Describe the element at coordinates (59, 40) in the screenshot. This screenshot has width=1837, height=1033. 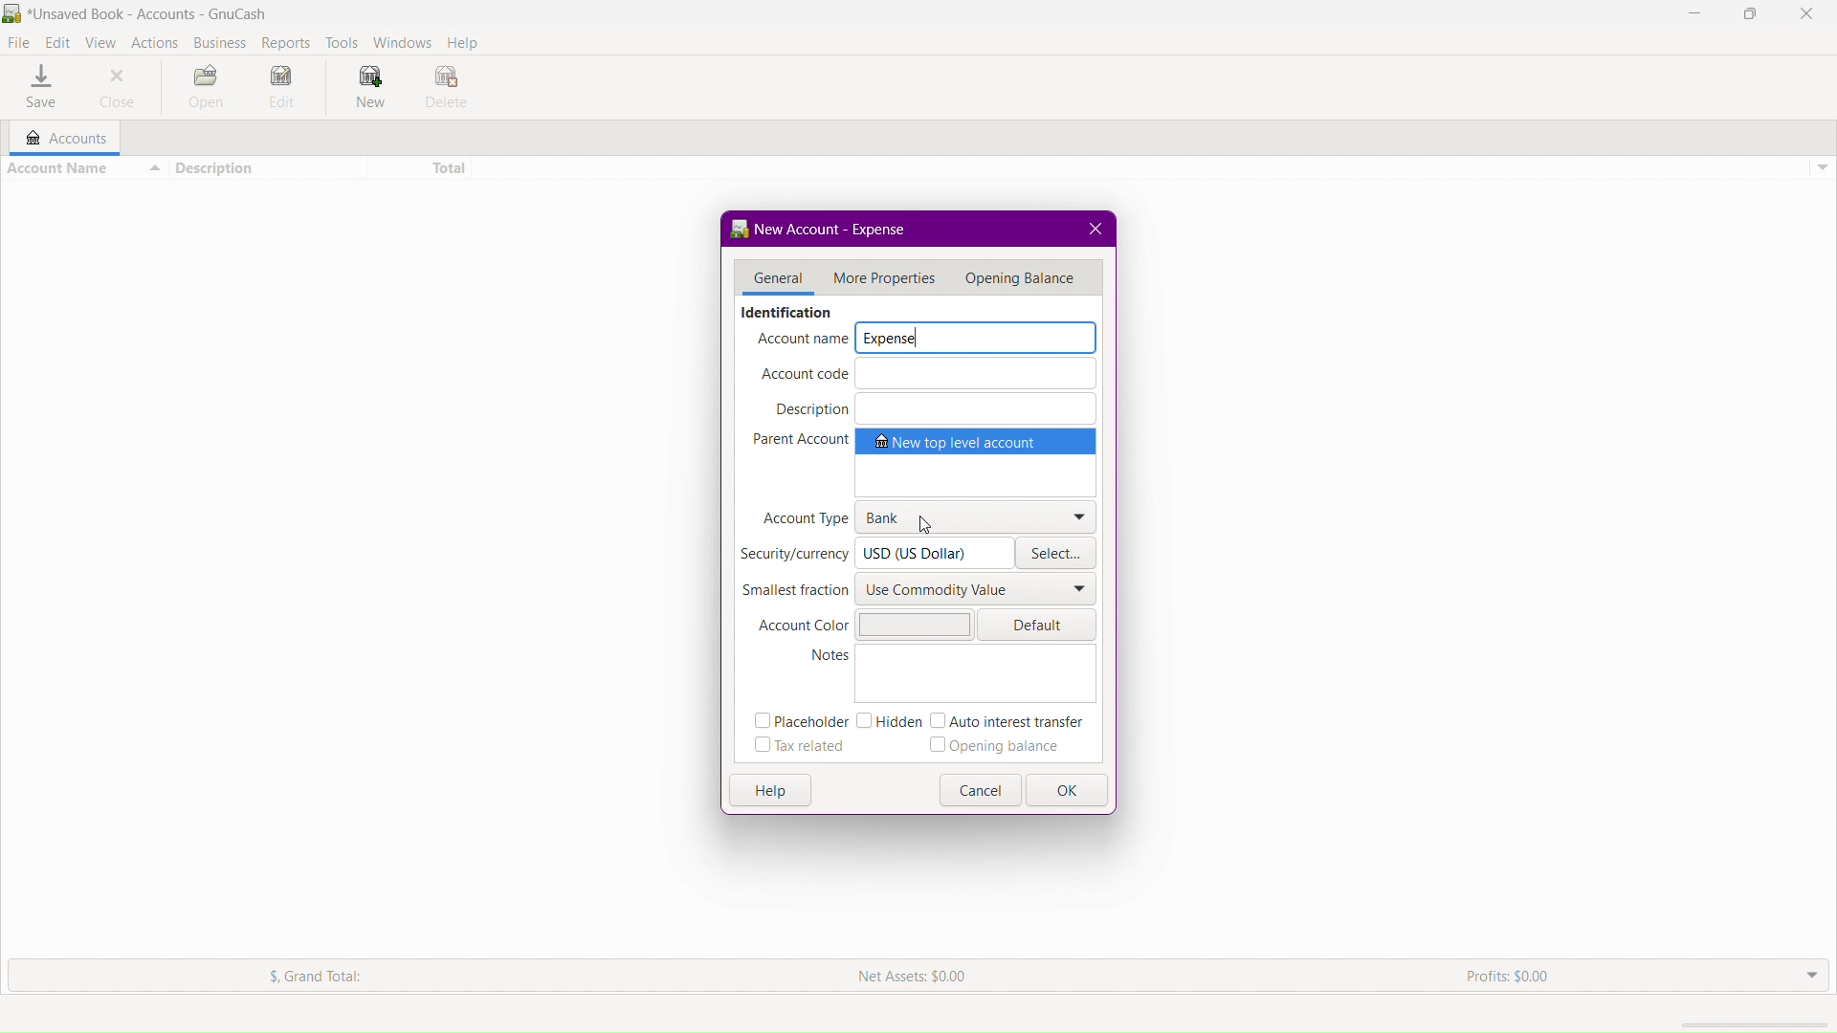
I see `Edit` at that location.